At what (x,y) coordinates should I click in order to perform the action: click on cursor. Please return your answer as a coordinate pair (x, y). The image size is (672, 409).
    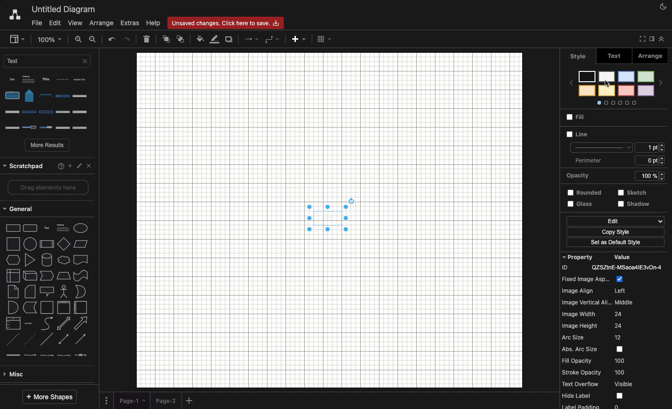
    Looking at the image, I should click on (610, 83).